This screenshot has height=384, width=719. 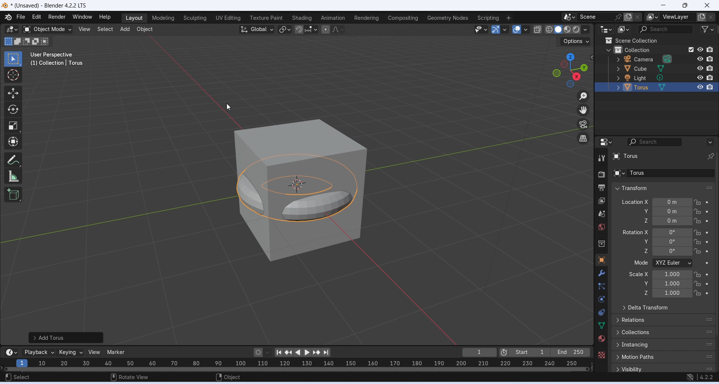 What do you see at coordinates (677, 17) in the screenshot?
I see `ViewLayer` at bounding box center [677, 17].